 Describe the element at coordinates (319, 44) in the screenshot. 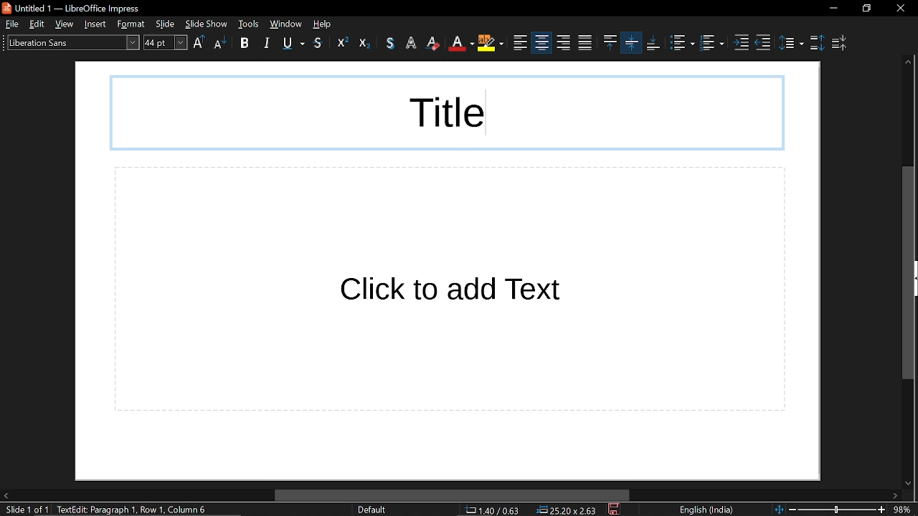

I see `shadow` at that location.